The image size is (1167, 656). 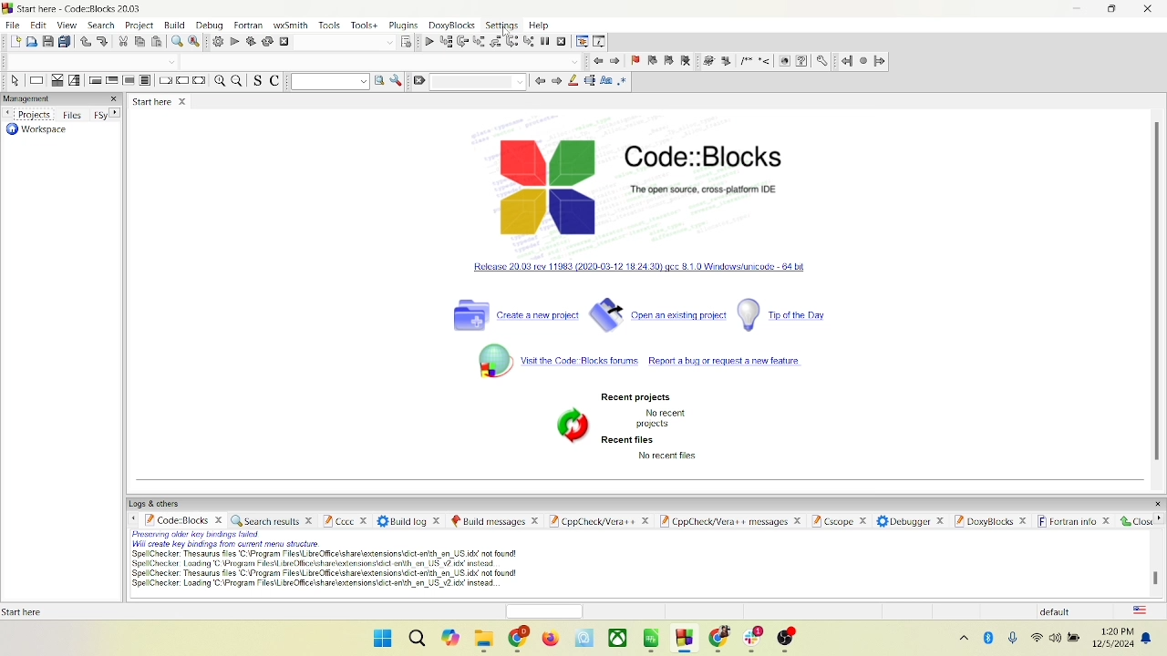 What do you see at coordinates (113, 81) in the screenshot?
I see `exit condition loop` at bounding box center [113, 81].